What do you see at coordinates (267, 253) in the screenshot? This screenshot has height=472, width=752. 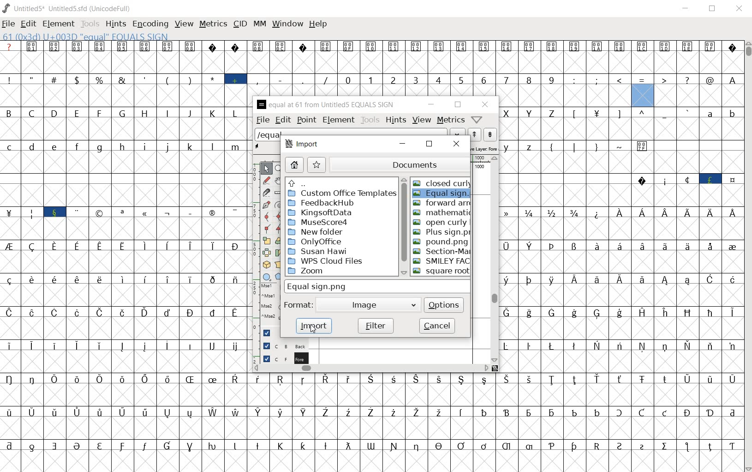 I see `flip the selection` at bounding box center [267, 253].